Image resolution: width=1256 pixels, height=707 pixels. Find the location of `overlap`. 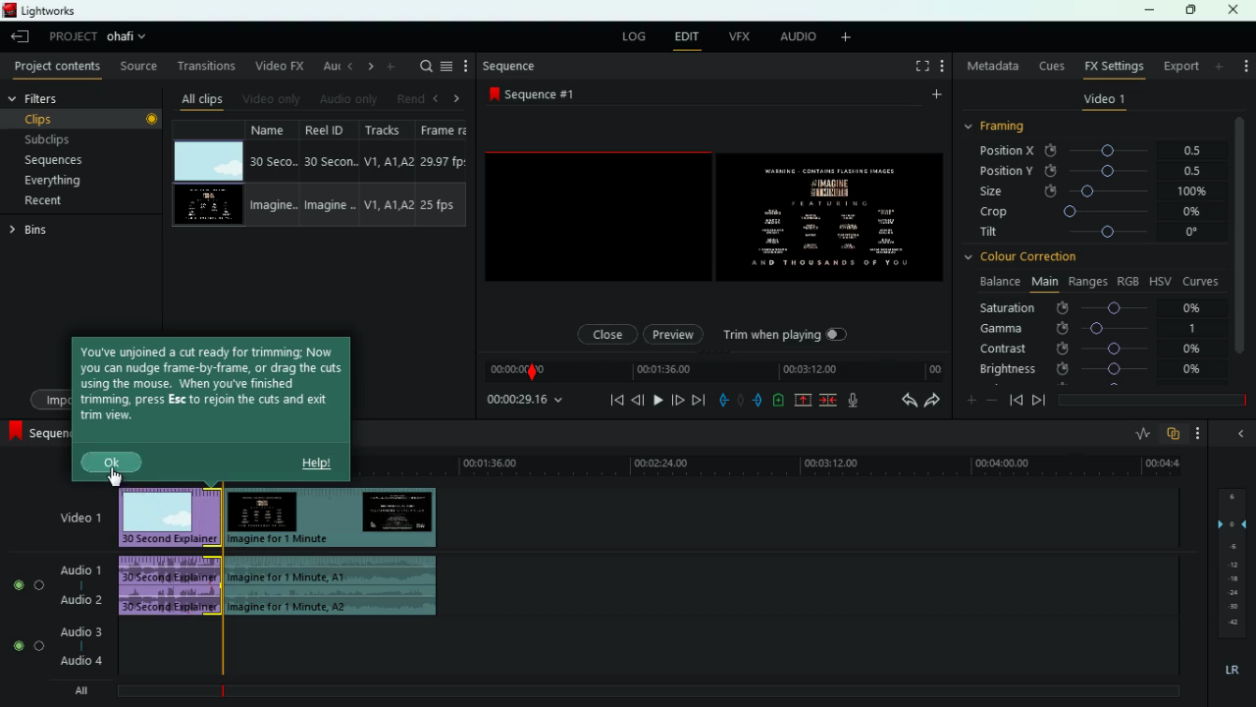

overlap is located at coordinates (1176, 434).